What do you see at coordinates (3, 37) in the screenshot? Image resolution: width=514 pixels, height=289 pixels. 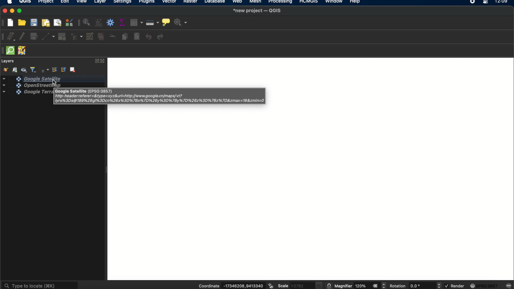 I see `digitizing toolbar` at bounding box center [3, 37].